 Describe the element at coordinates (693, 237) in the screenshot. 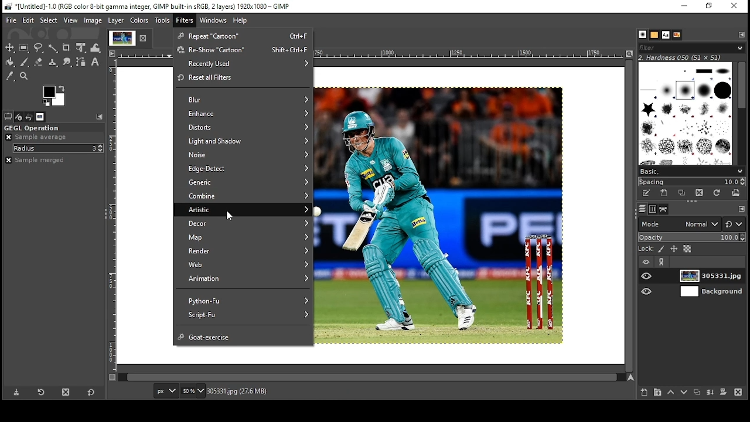

I see `opacity` at that location.